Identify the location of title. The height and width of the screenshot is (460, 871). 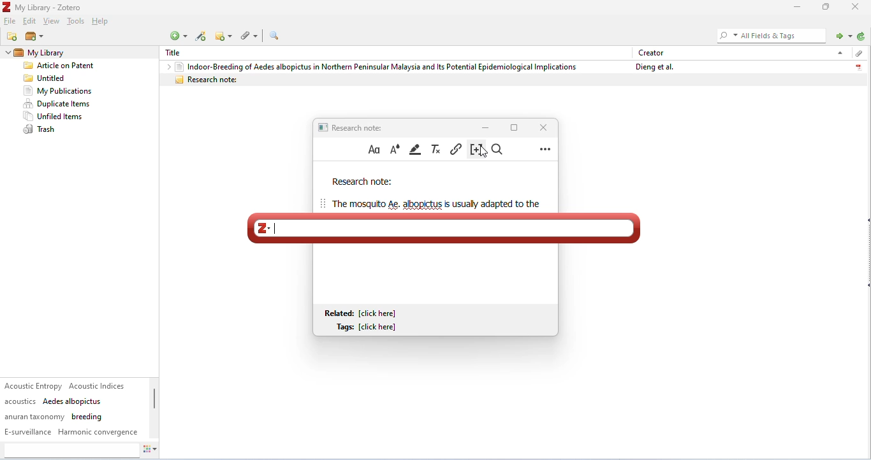
(43, 7).